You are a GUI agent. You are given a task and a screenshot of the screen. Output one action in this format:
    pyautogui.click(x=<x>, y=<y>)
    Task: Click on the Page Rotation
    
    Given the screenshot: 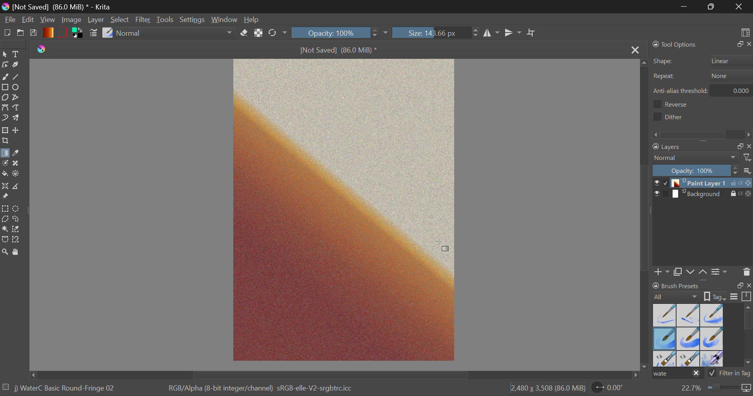 What is the action you would take?
    pyautogui.click(x=611, y=389)
    